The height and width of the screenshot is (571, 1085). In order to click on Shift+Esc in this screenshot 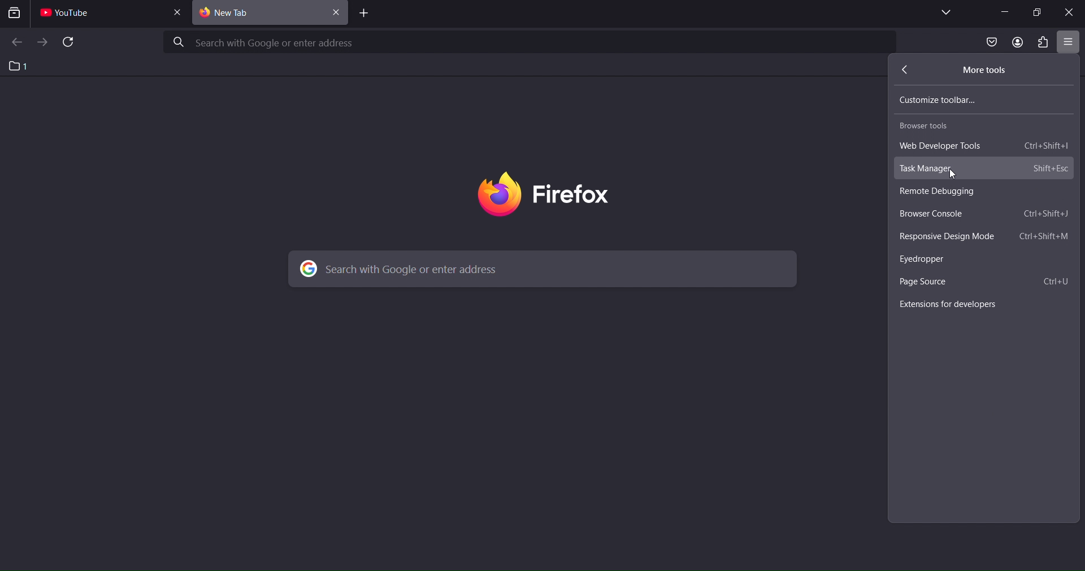, I will do `click(1049, 170)`.